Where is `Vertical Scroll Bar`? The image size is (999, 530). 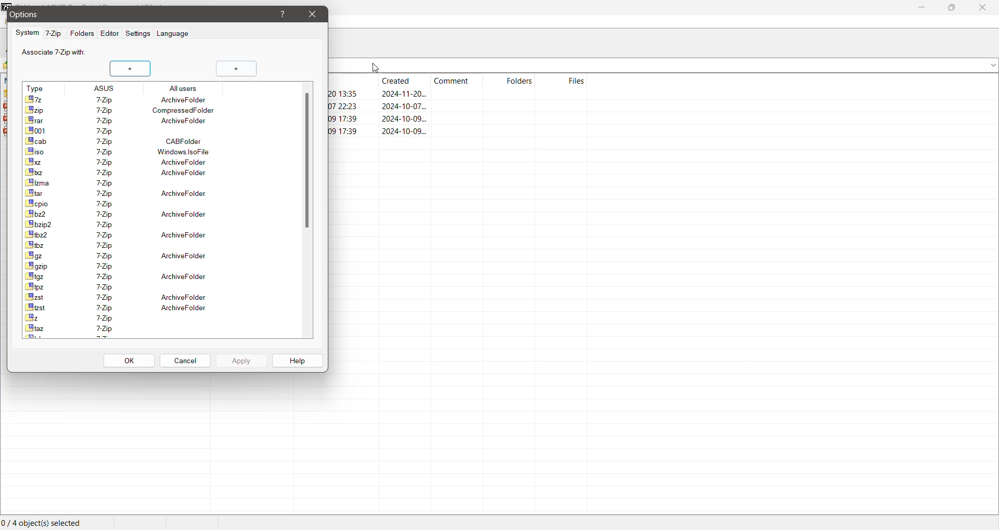 Vertical Scroll Bar is located at coordinates (308, 161).